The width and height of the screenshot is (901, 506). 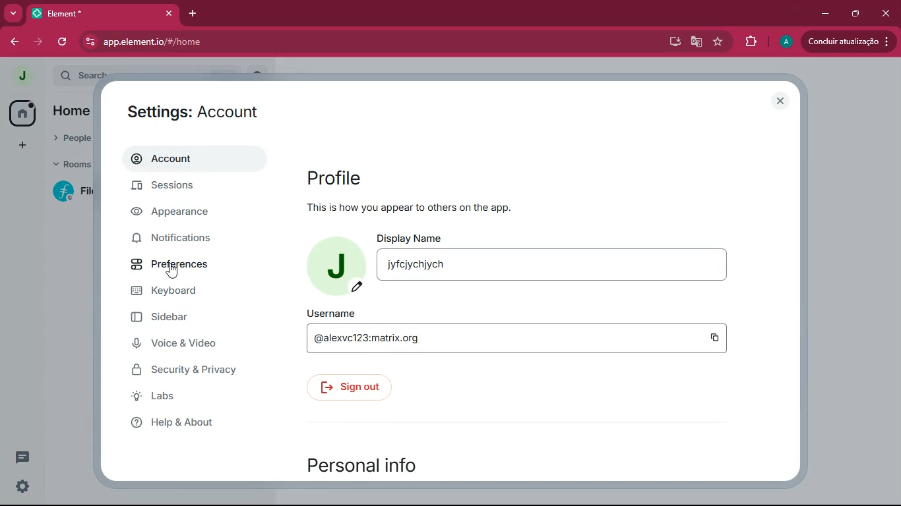 I want to click on preferences, so click(x=183, y=267).